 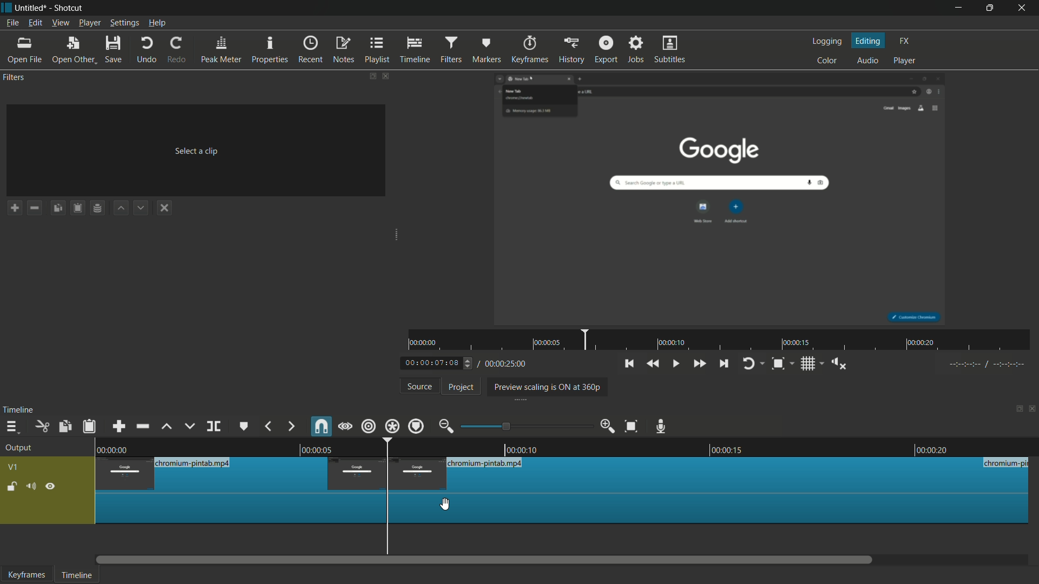 What do you see at coordinates (241, 491) in the screenshot?
I see `this segment has been split` at bounding box center [241, 491].